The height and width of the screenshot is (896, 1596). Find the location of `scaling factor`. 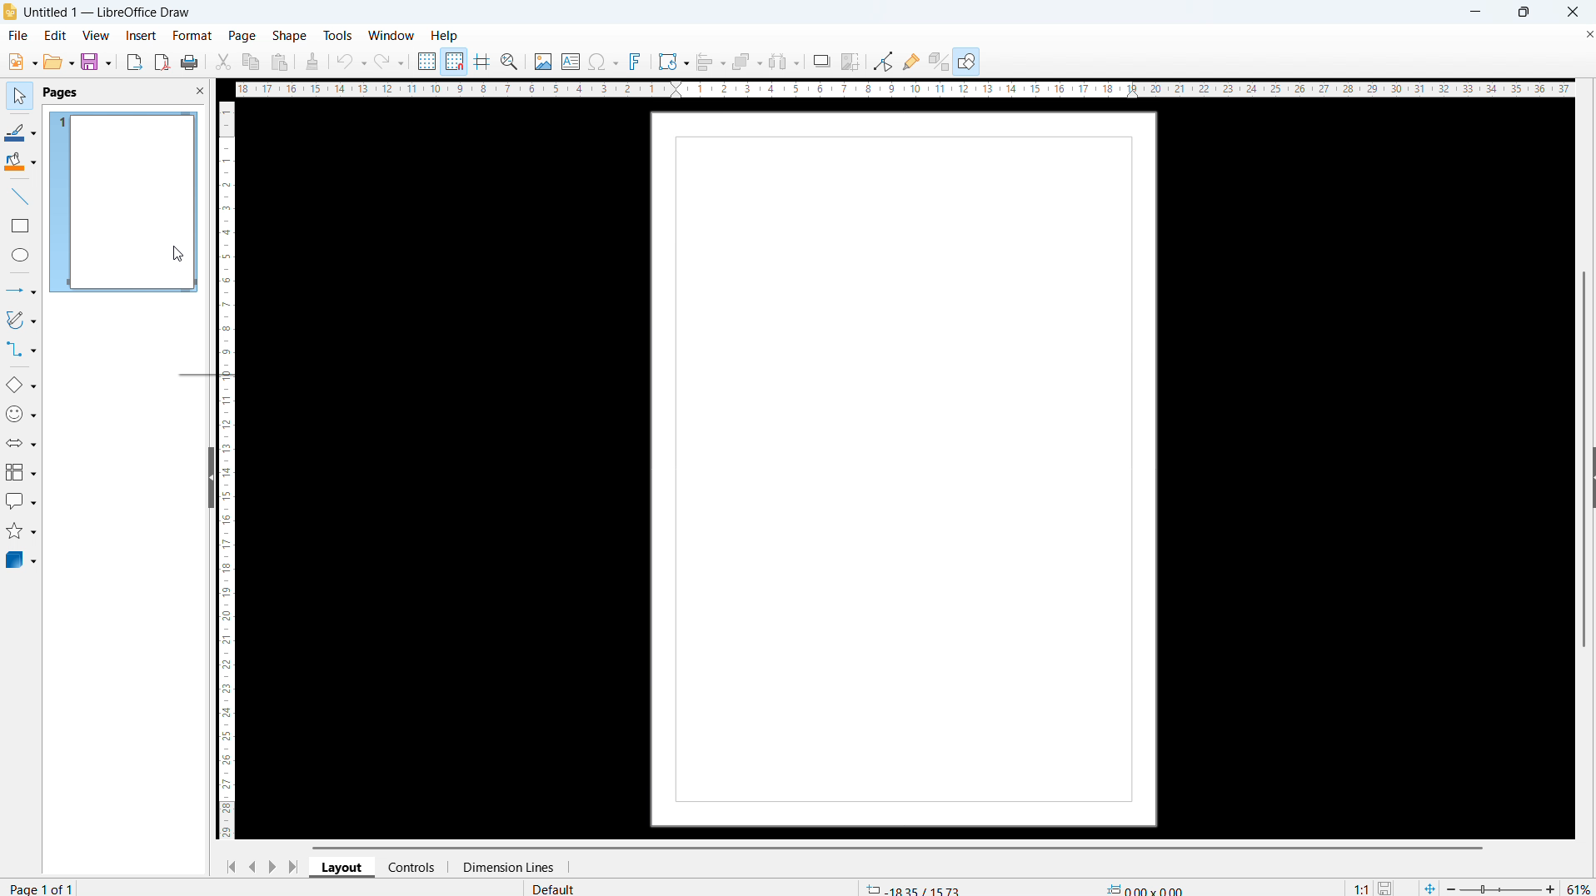

scaling factor is located at coordinates (1361, 886).